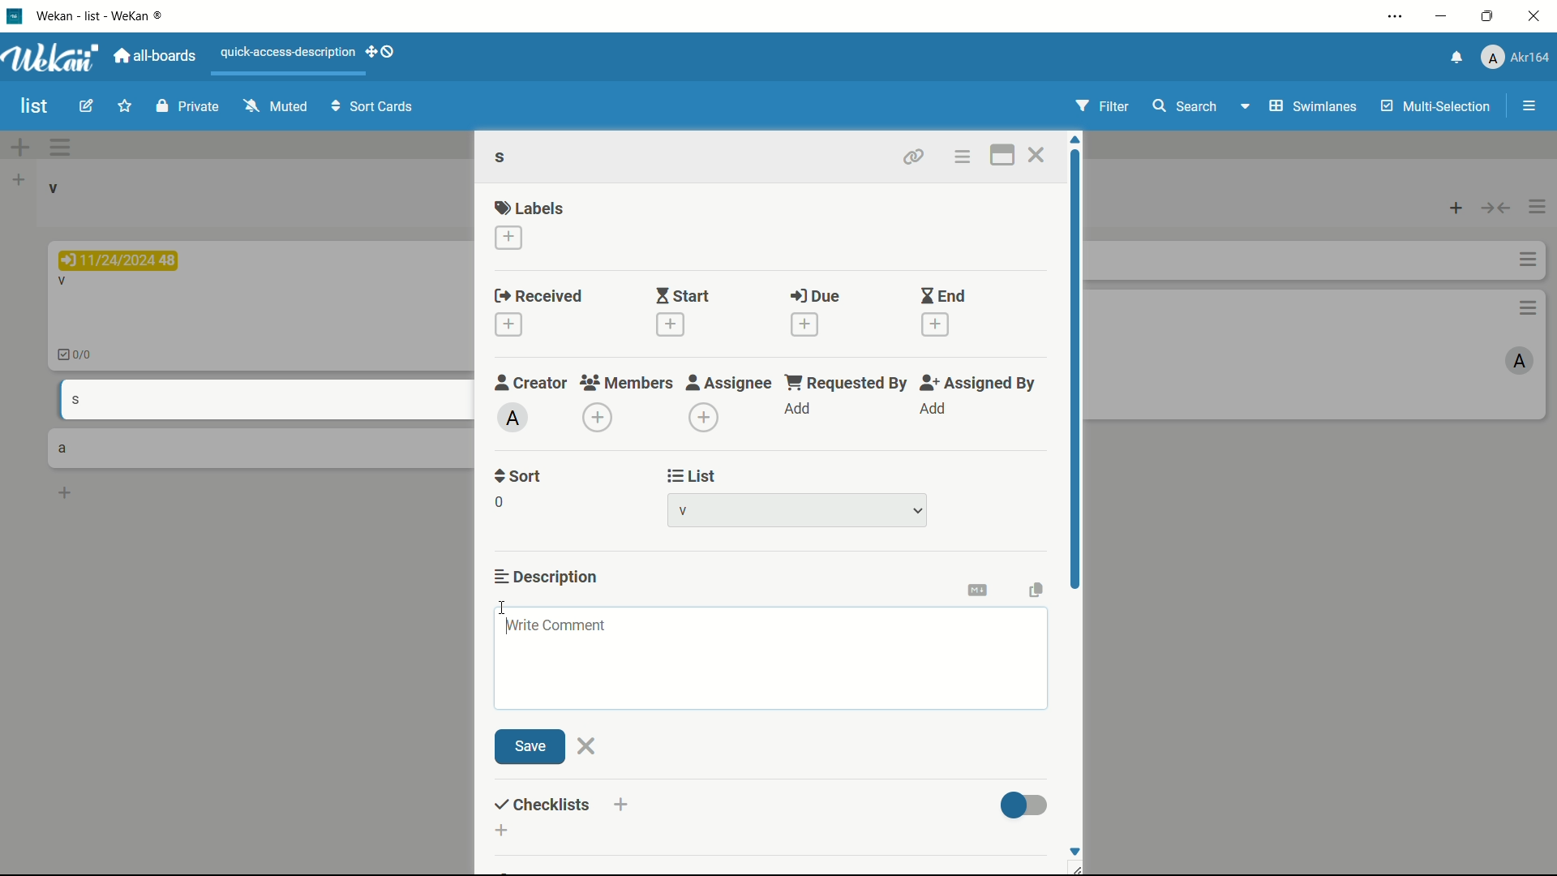 The width and height of the screenshot is (1557, 876). I want to click on Write comment, so click(772, 657).